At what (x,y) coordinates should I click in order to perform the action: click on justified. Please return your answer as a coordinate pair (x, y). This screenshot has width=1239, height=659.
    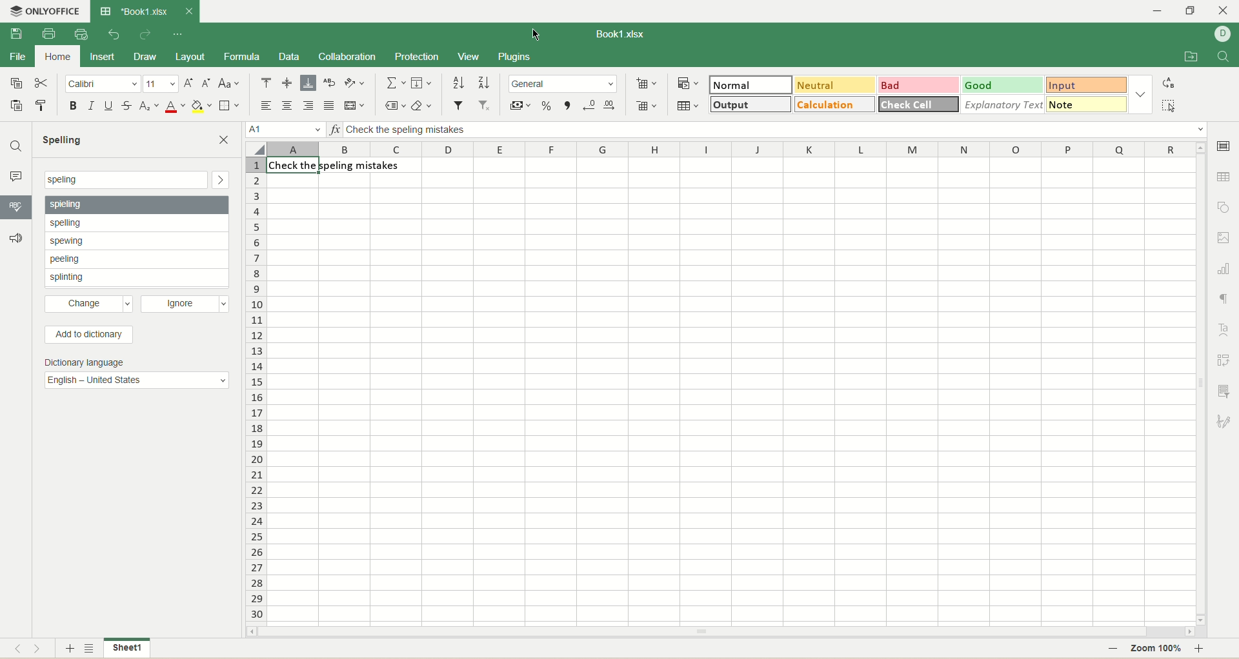
    Looking at the image, I should click on (330, 105).